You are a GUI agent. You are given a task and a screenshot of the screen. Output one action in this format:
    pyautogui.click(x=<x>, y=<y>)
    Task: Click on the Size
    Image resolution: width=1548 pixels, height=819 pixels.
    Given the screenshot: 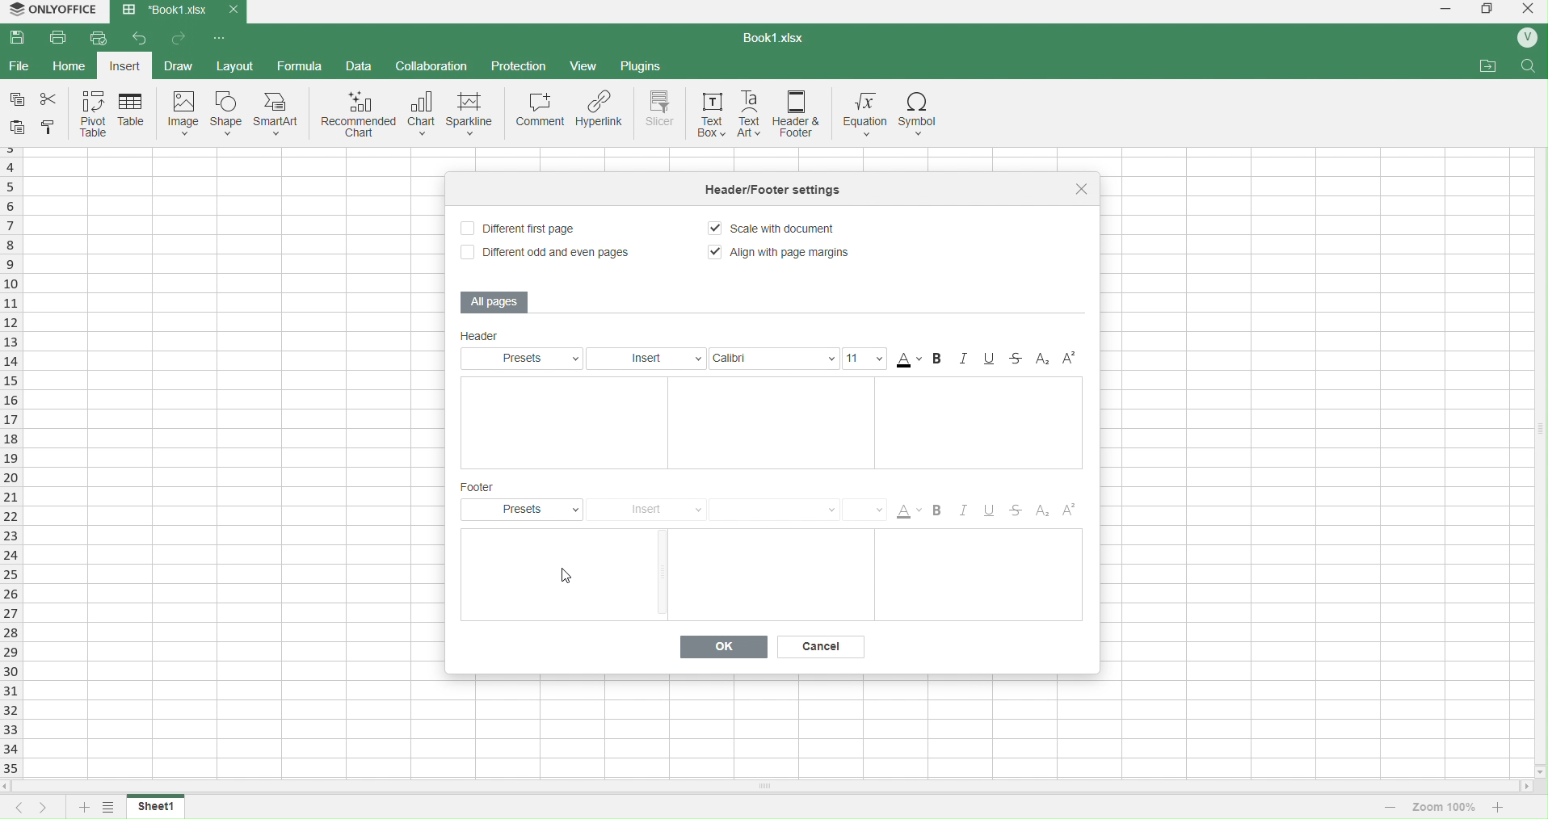 What is the action you would take?
    pyautogui.click(x=865, y=359)
    